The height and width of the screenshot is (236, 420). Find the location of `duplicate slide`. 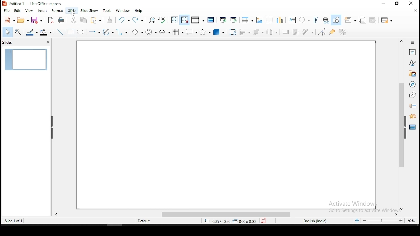

duplicate slide is located at coordinates (362, 20).